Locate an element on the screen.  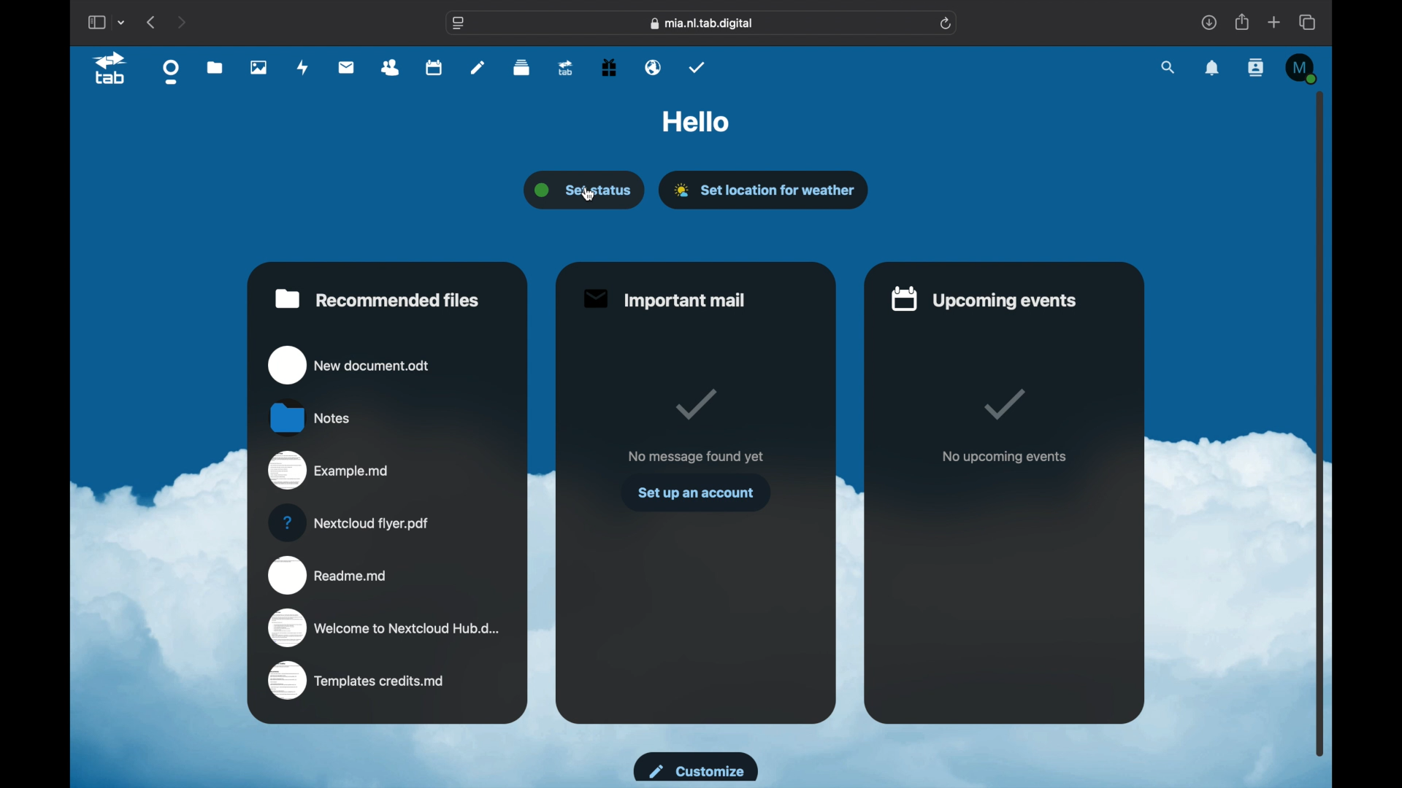
no message found yet is located at coordinates (695, 455).